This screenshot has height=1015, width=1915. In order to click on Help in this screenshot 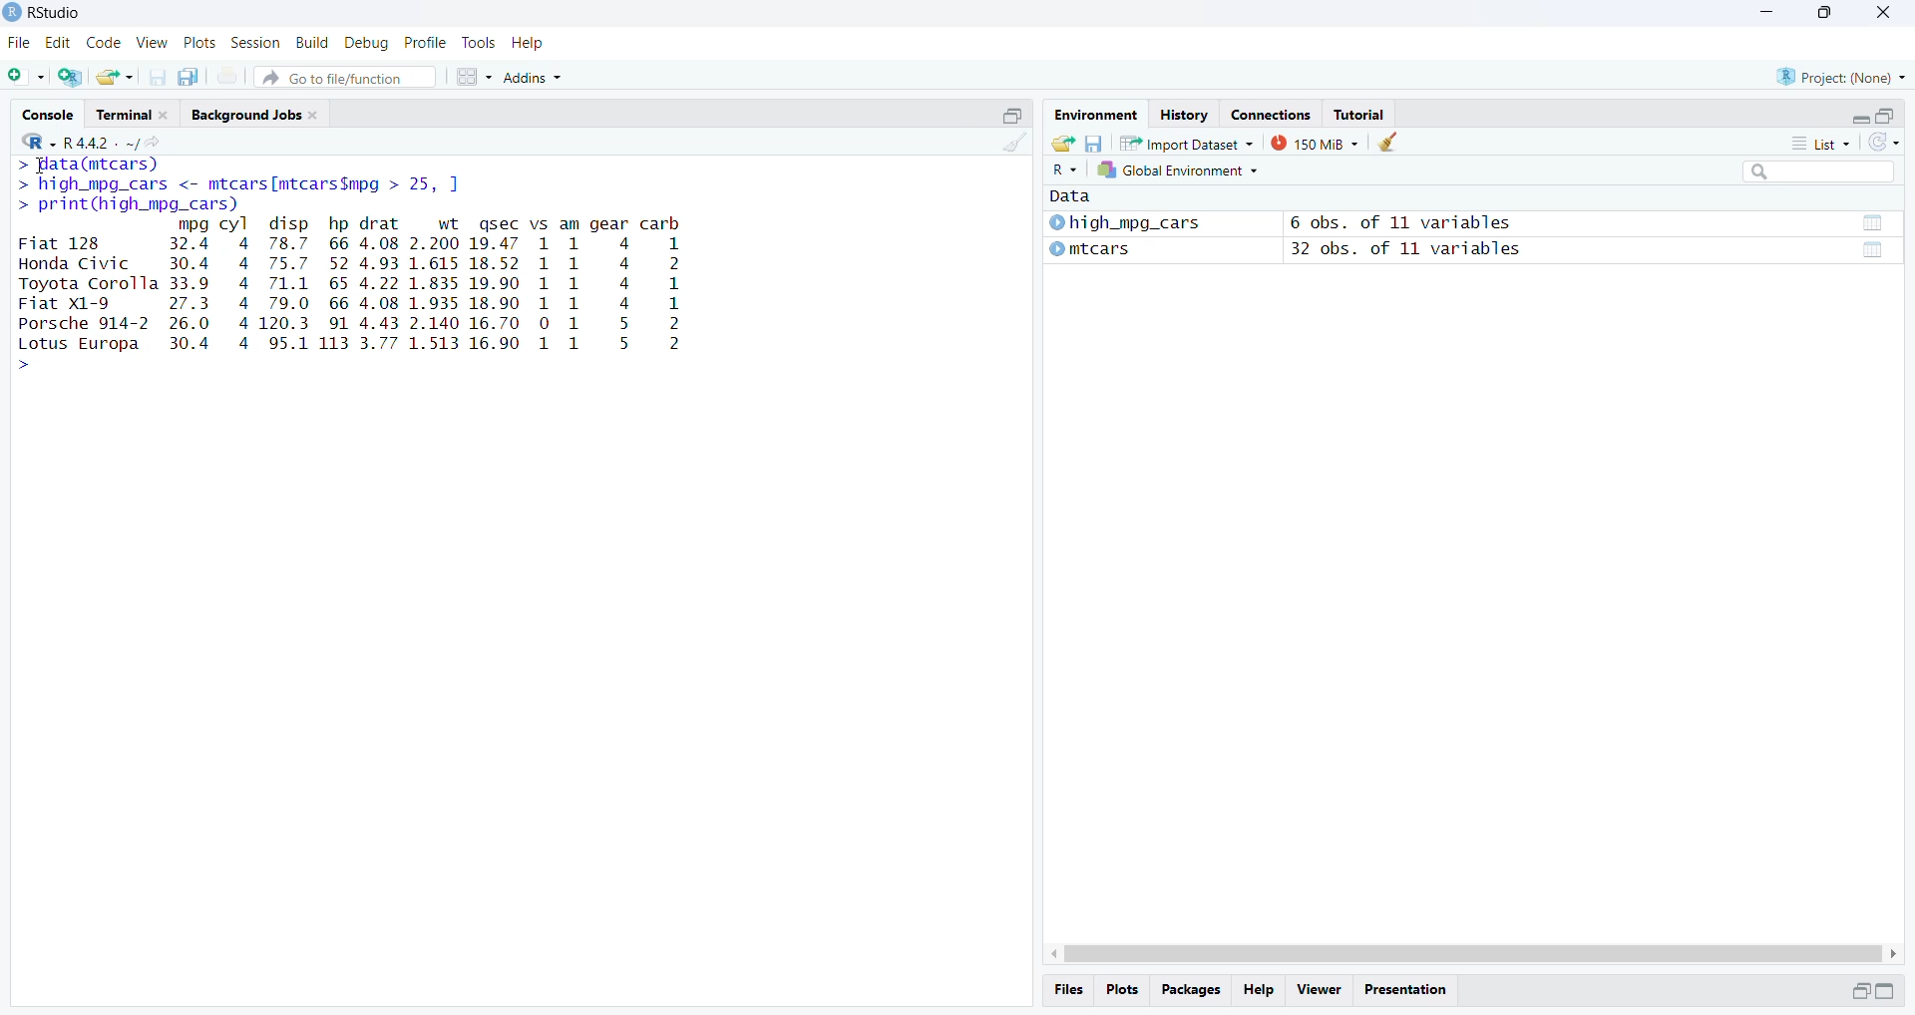, I will do `click(1259, 991)`.